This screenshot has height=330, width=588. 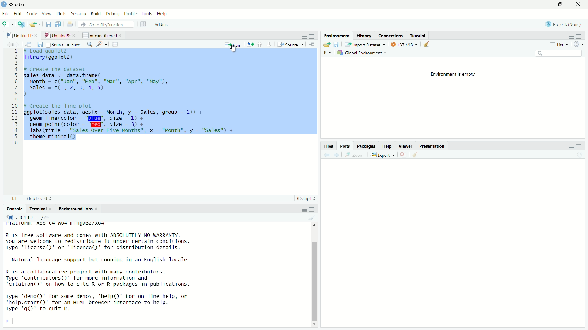 What do you see at coordinates (251, 44) in the screenshot?
I see `re-run the previous section` at bounding box center [251, 44].